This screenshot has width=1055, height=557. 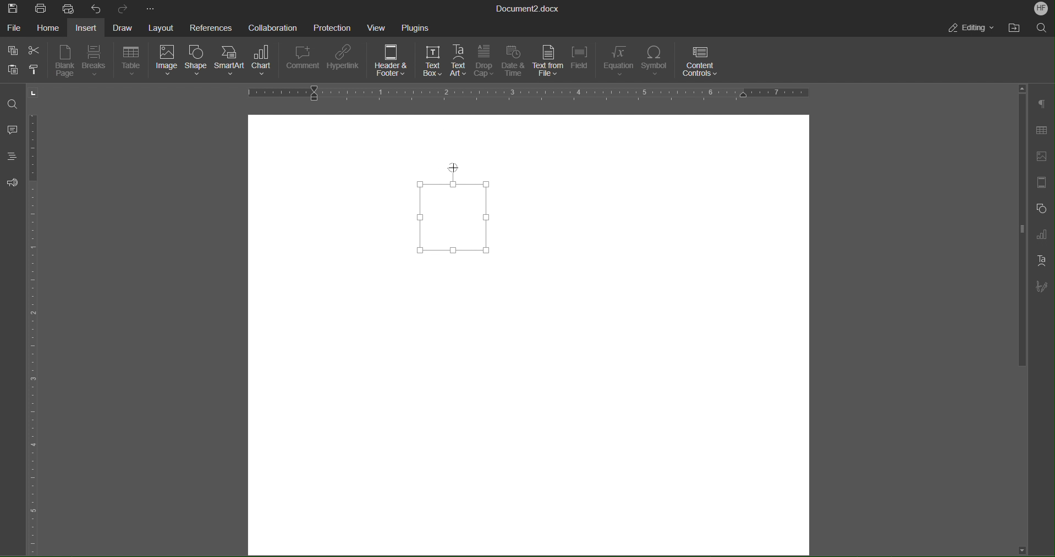 What do you see at coordinates (527, 93) in the screenshot?
I see `Horizontal Ruler` at bounding box center [527, 93].